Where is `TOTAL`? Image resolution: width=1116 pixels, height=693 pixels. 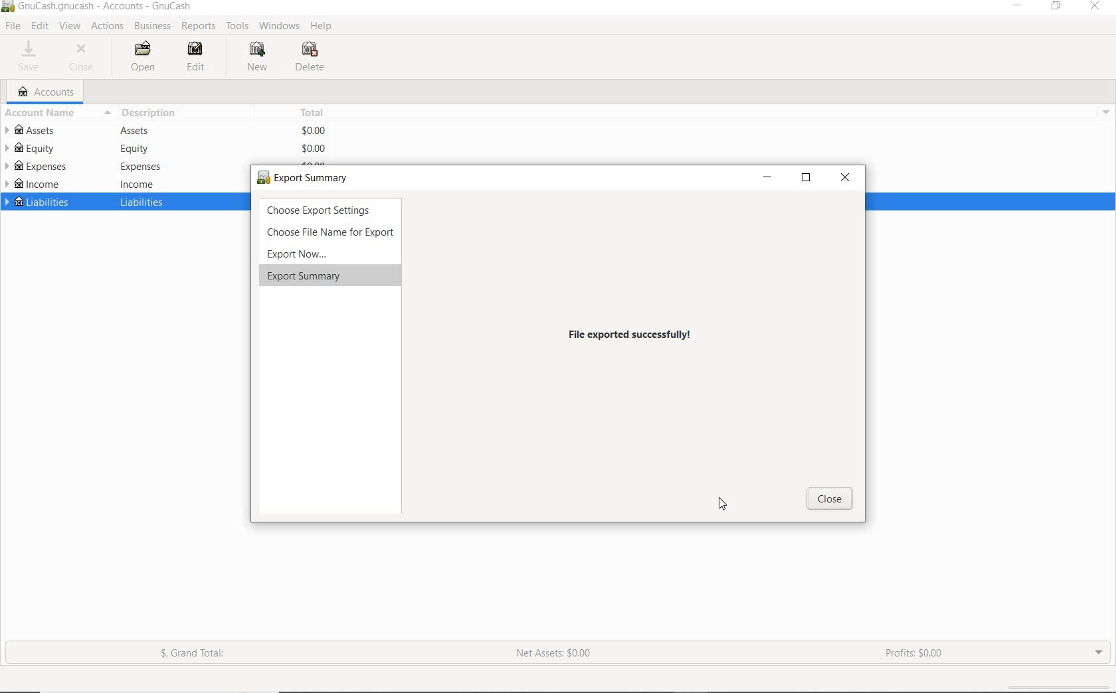 TOTAL is located at coordinates (314, 112).